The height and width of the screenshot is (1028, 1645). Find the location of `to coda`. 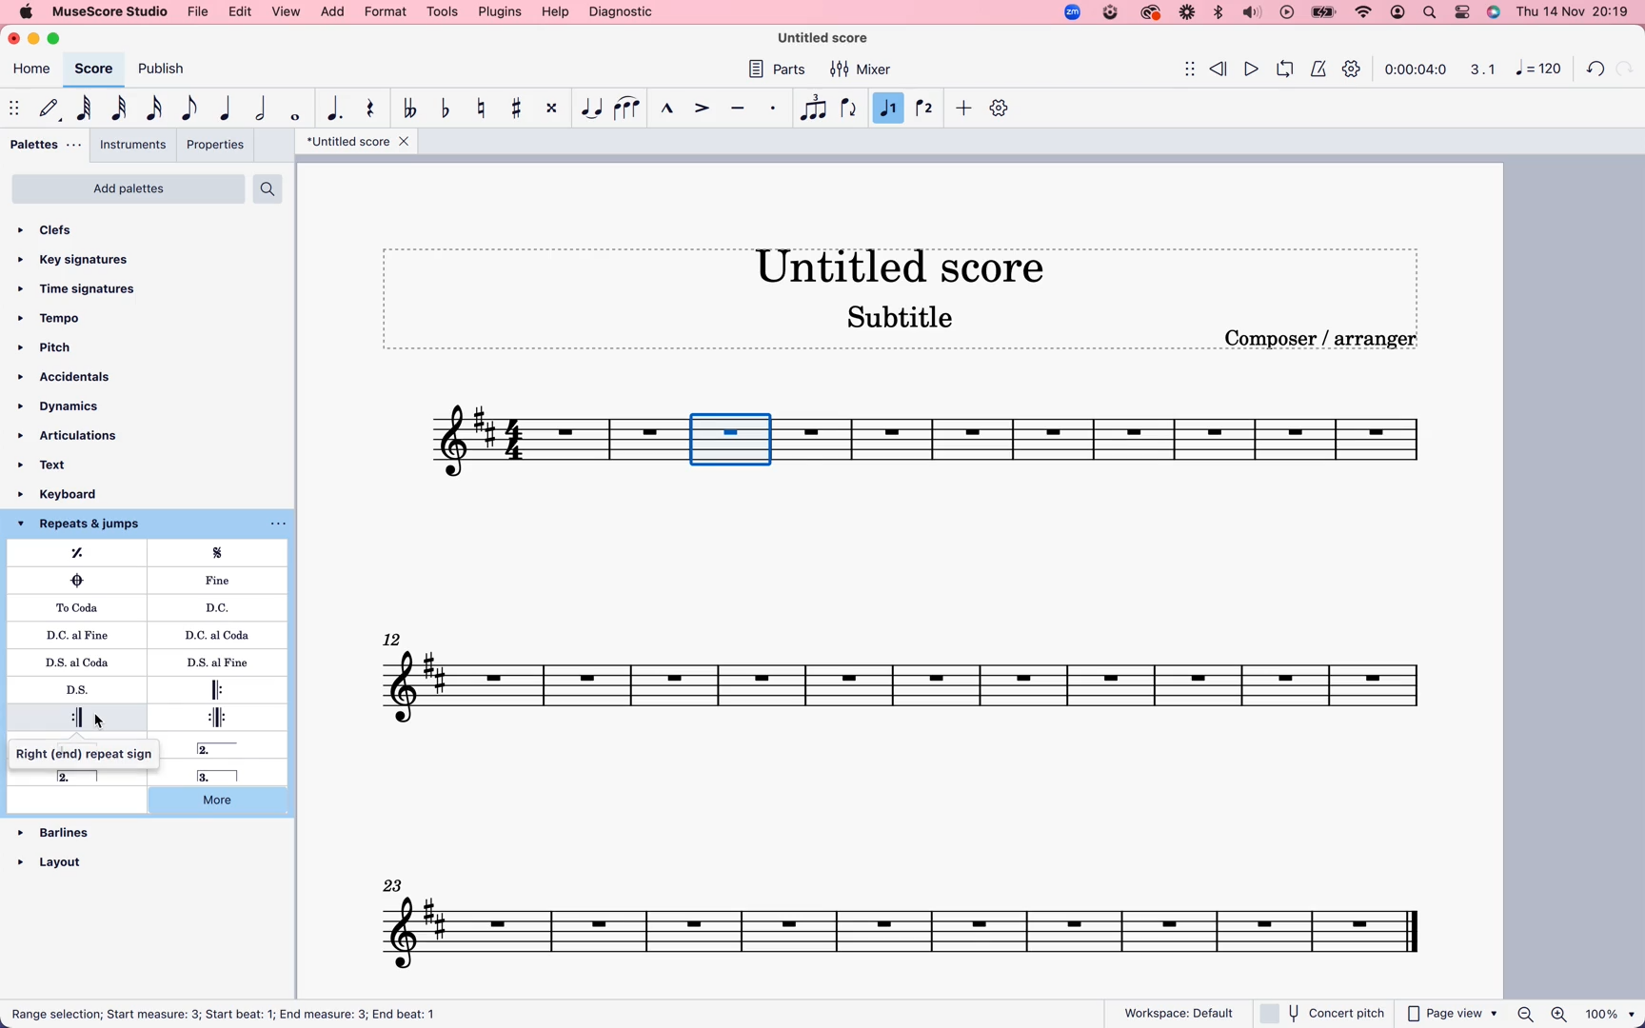

to coda is located at coordinates (81, 607).